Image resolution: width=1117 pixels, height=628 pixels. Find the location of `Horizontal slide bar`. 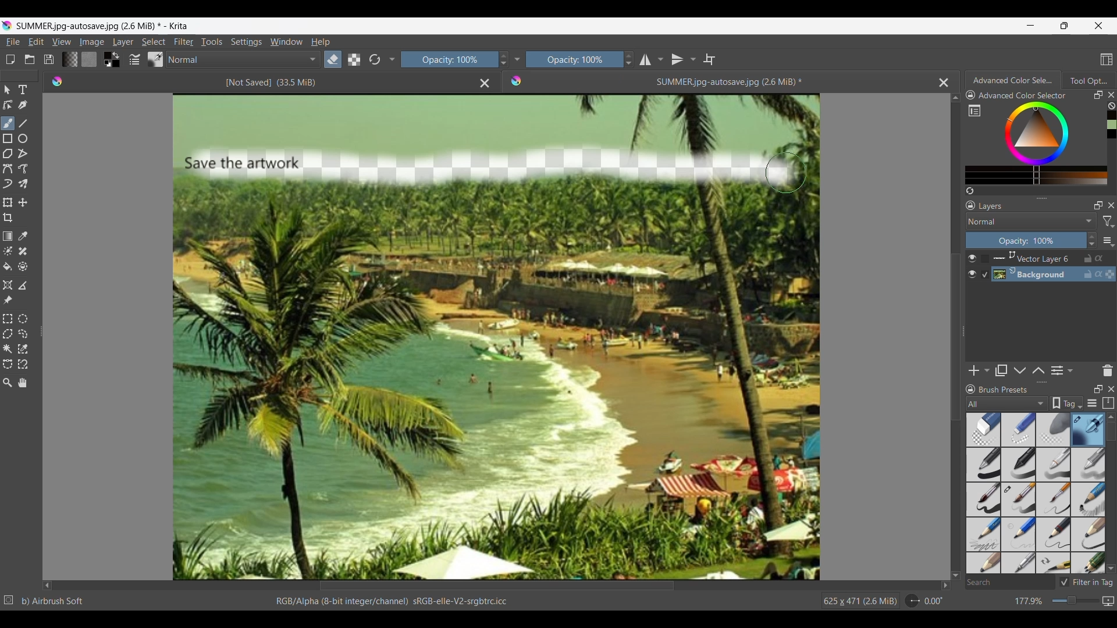

Horizontal slide bar is located at coordinates (497, 586).